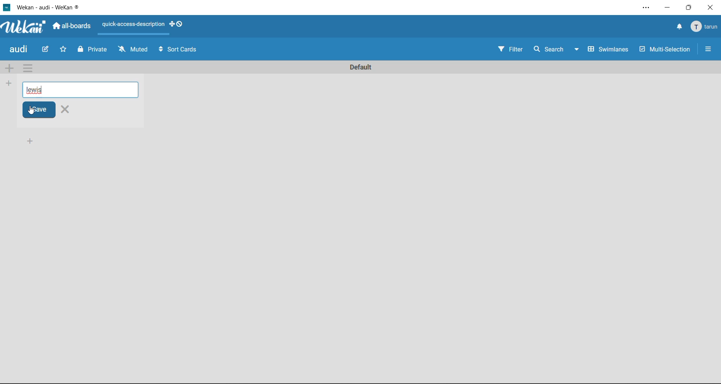 This screenshot has width=721, height=384. What do you see at coordinates (643, 6) in the screenshot?
I see `settings` at bounding box center [643, 6].